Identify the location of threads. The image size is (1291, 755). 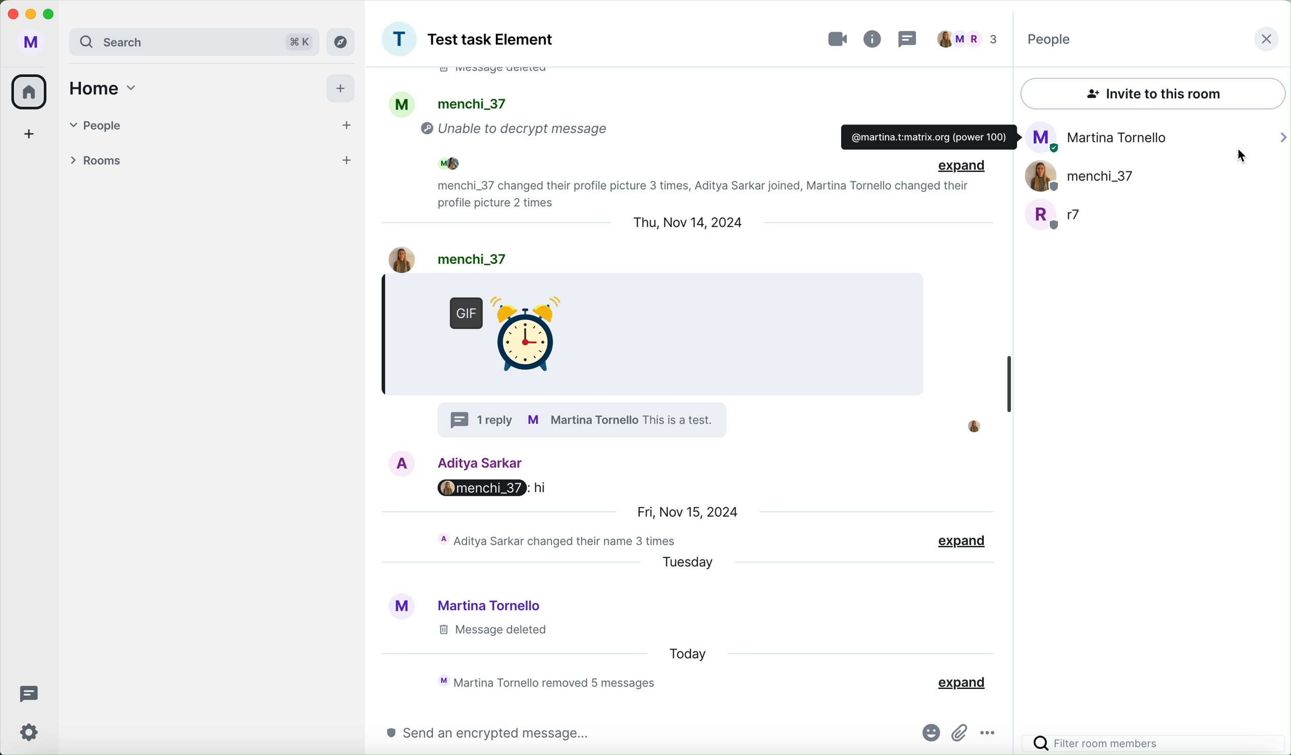
(911, 39).